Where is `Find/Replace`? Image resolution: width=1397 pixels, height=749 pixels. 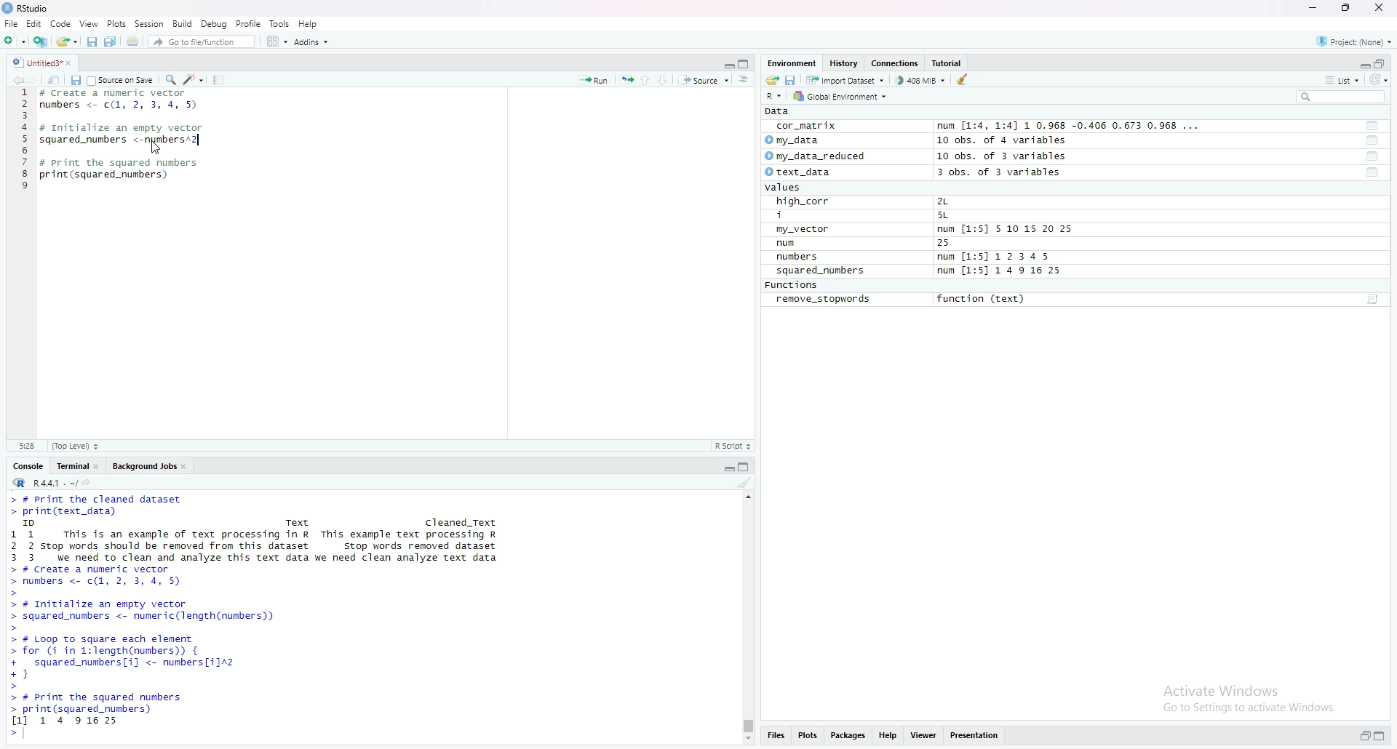
Find/Replace is located at coordinates (170, 79).